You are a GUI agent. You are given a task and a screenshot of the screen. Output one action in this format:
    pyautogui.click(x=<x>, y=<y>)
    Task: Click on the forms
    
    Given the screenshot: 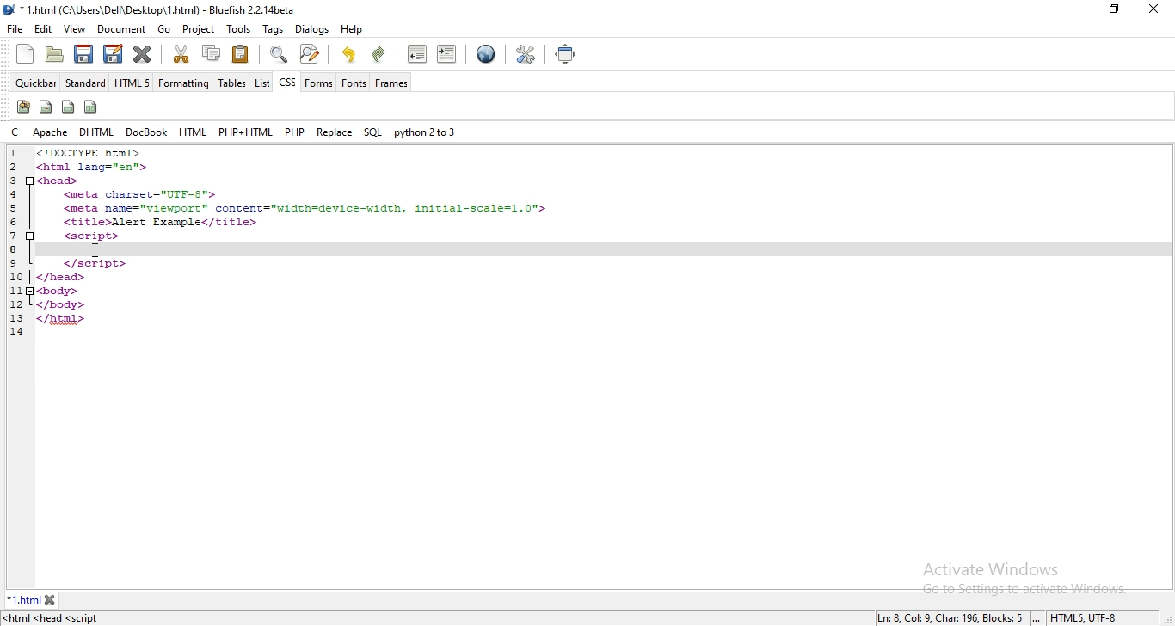 What is the action you would take?
    pyautogui.click(x=318, y=82)
    